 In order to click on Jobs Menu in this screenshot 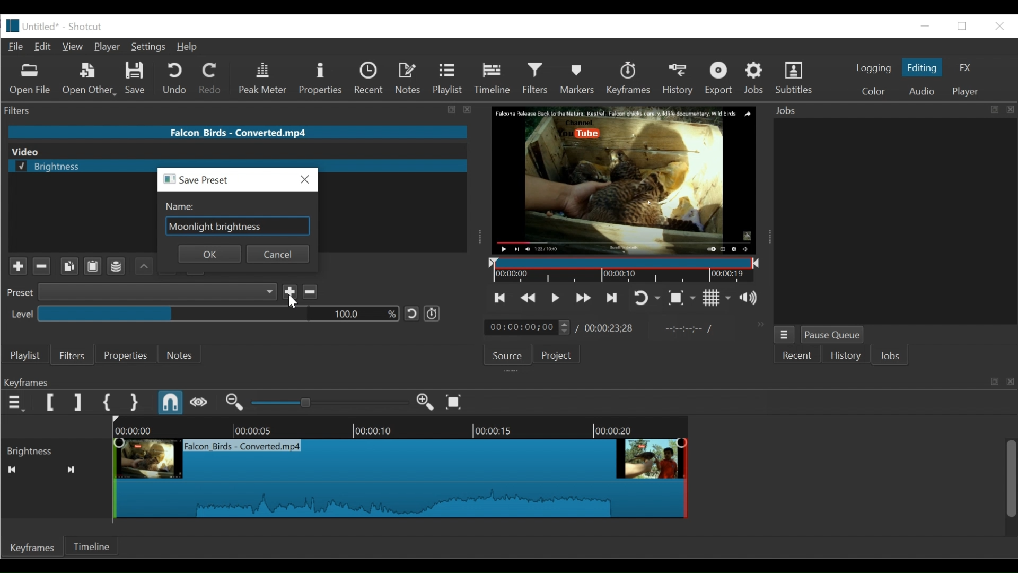, I will do `click(785, 335)`.